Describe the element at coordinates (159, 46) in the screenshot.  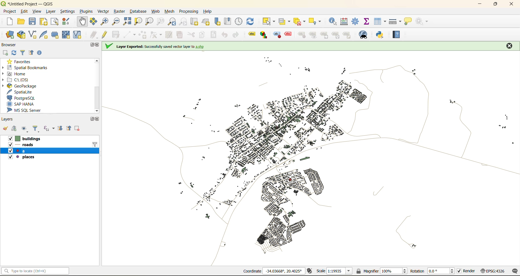
I see `on screen information` at that location.